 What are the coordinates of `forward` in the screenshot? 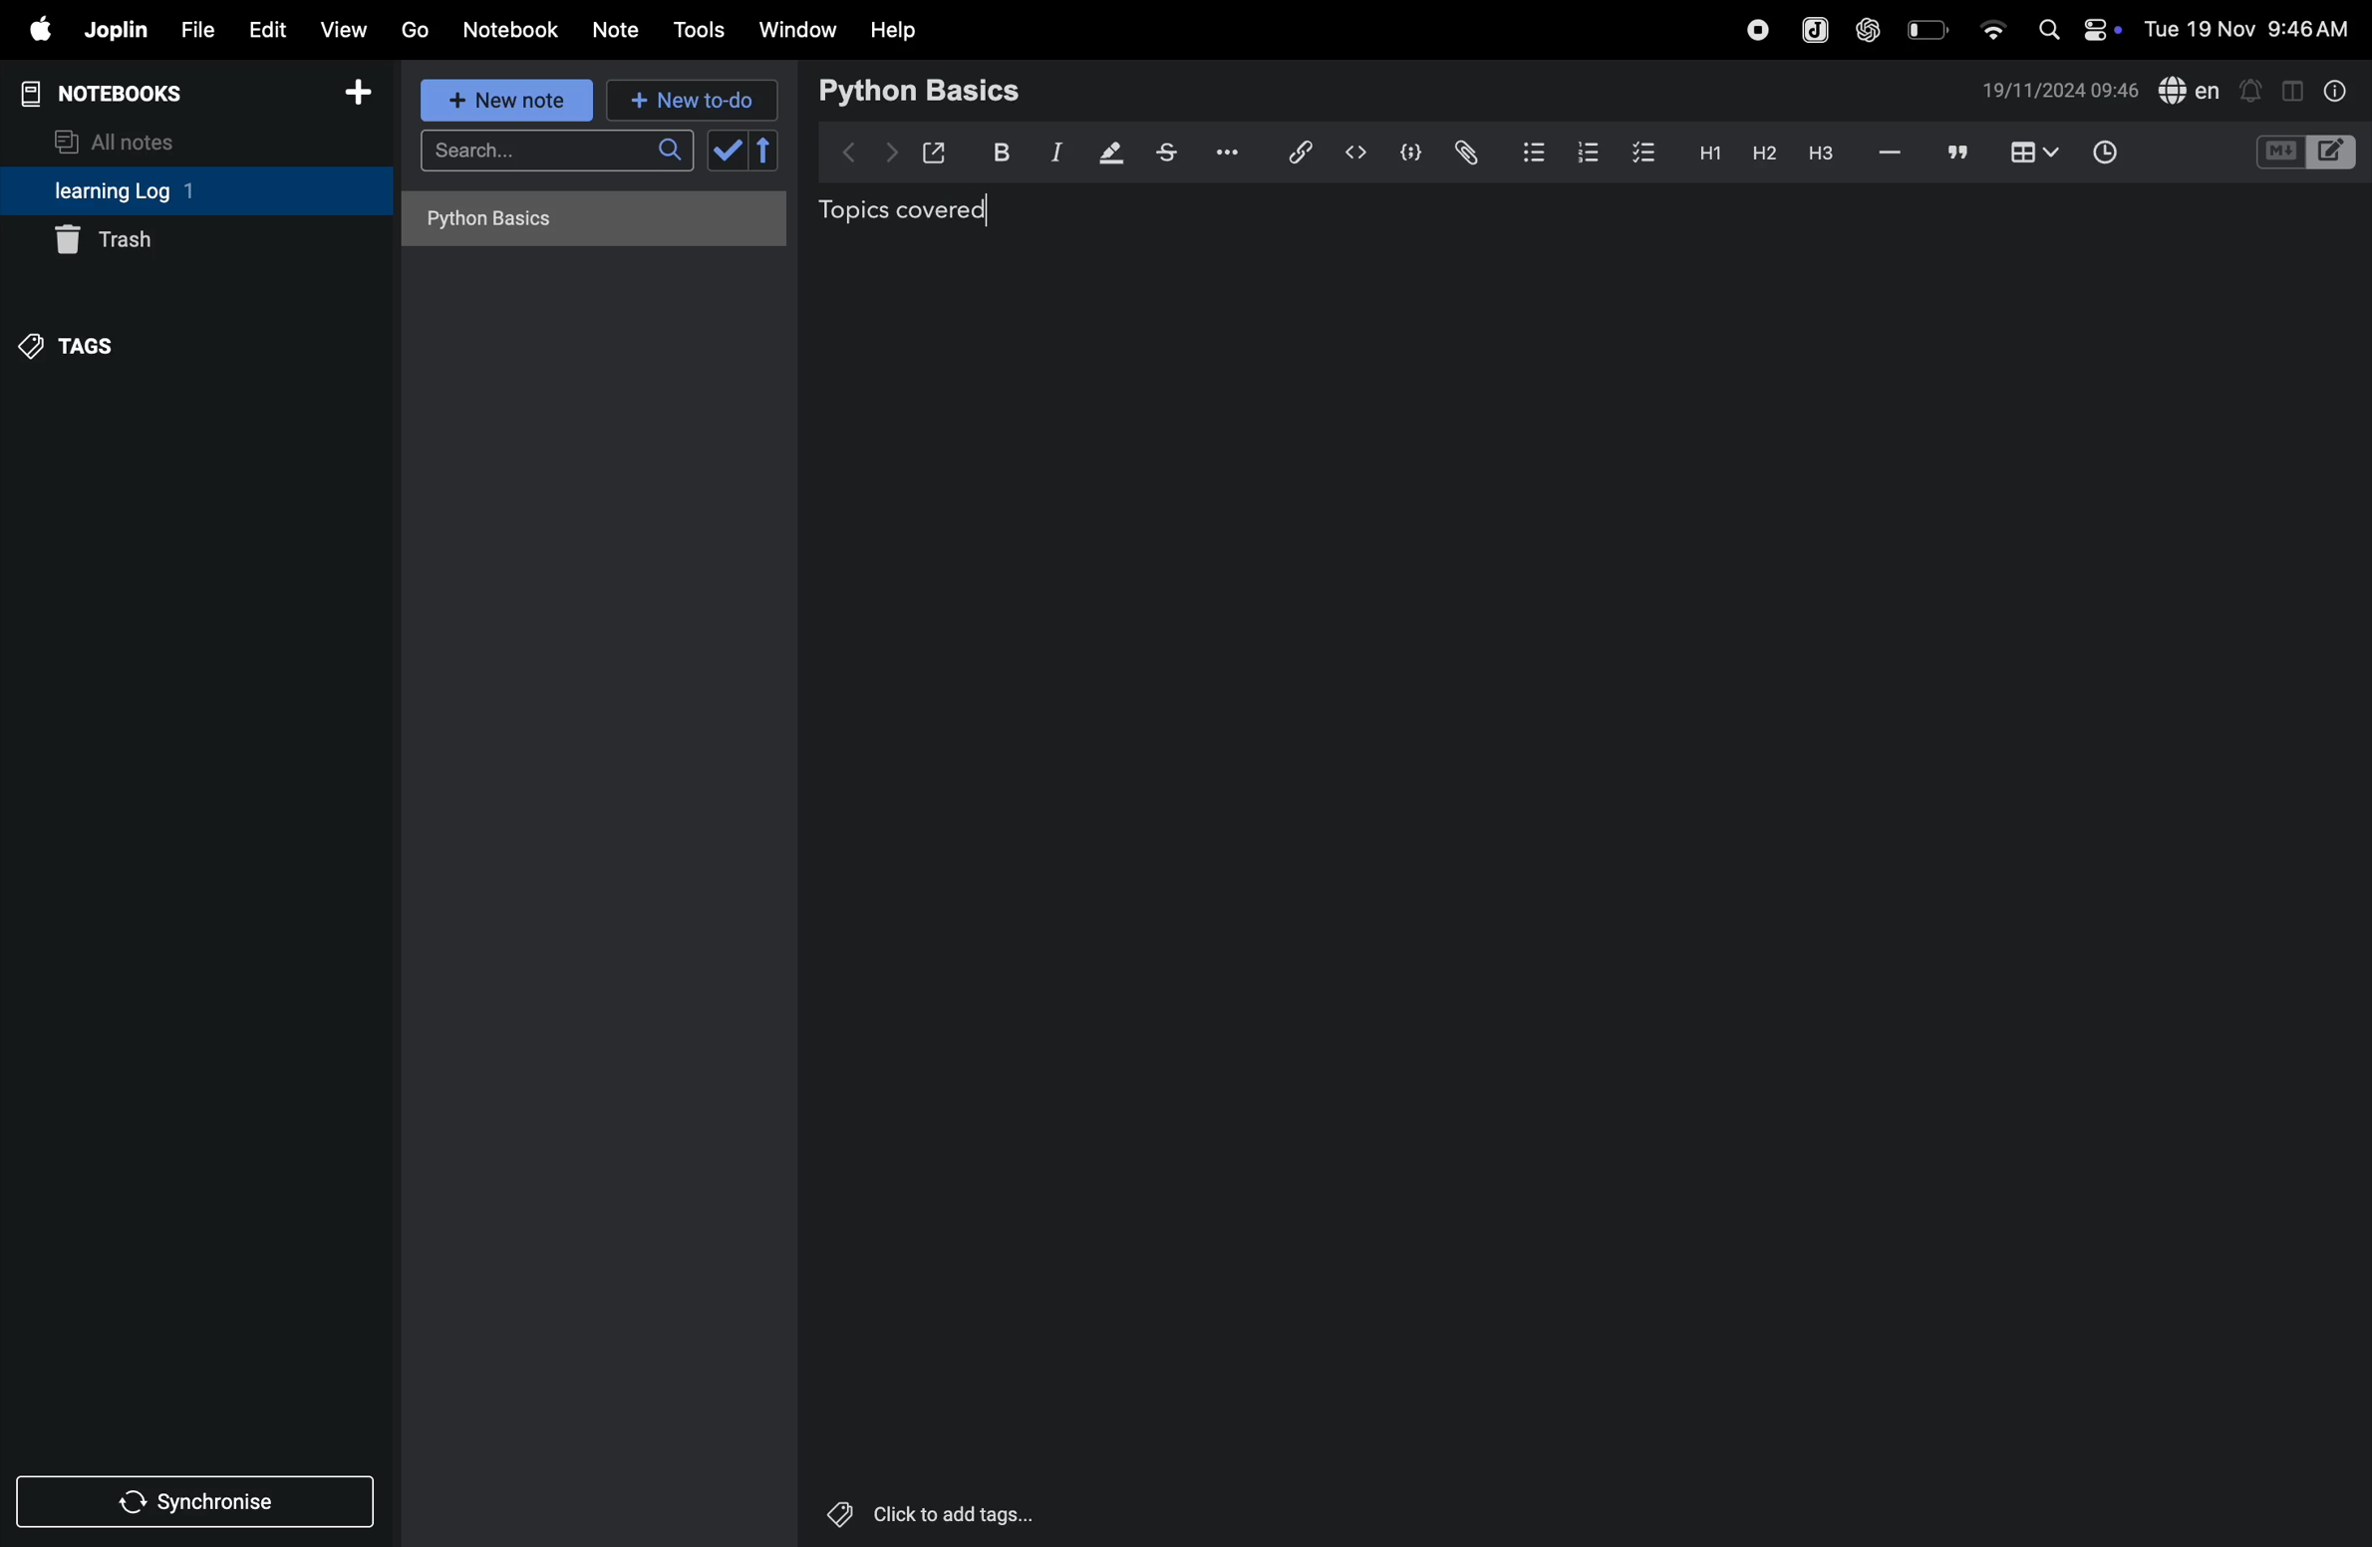 It's located at (891, 153).